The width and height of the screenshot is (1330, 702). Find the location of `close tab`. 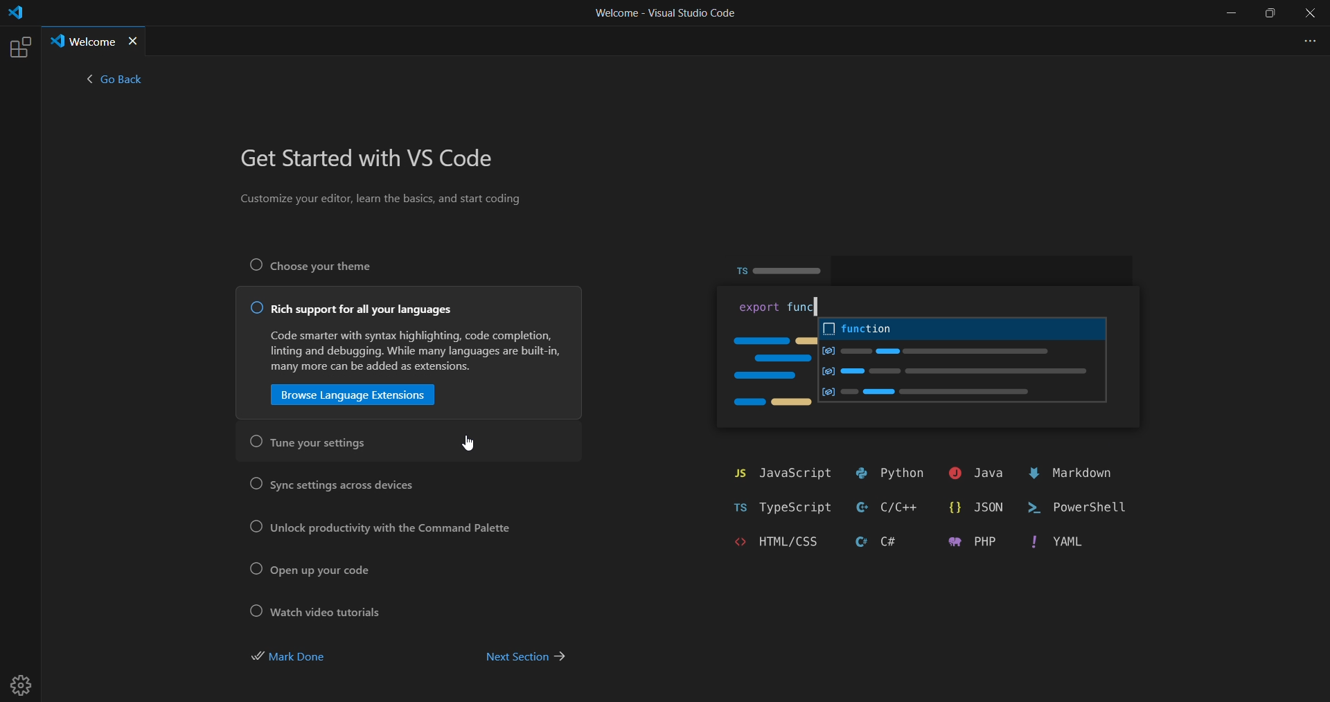

close tab is located at coordinates (134, 42).